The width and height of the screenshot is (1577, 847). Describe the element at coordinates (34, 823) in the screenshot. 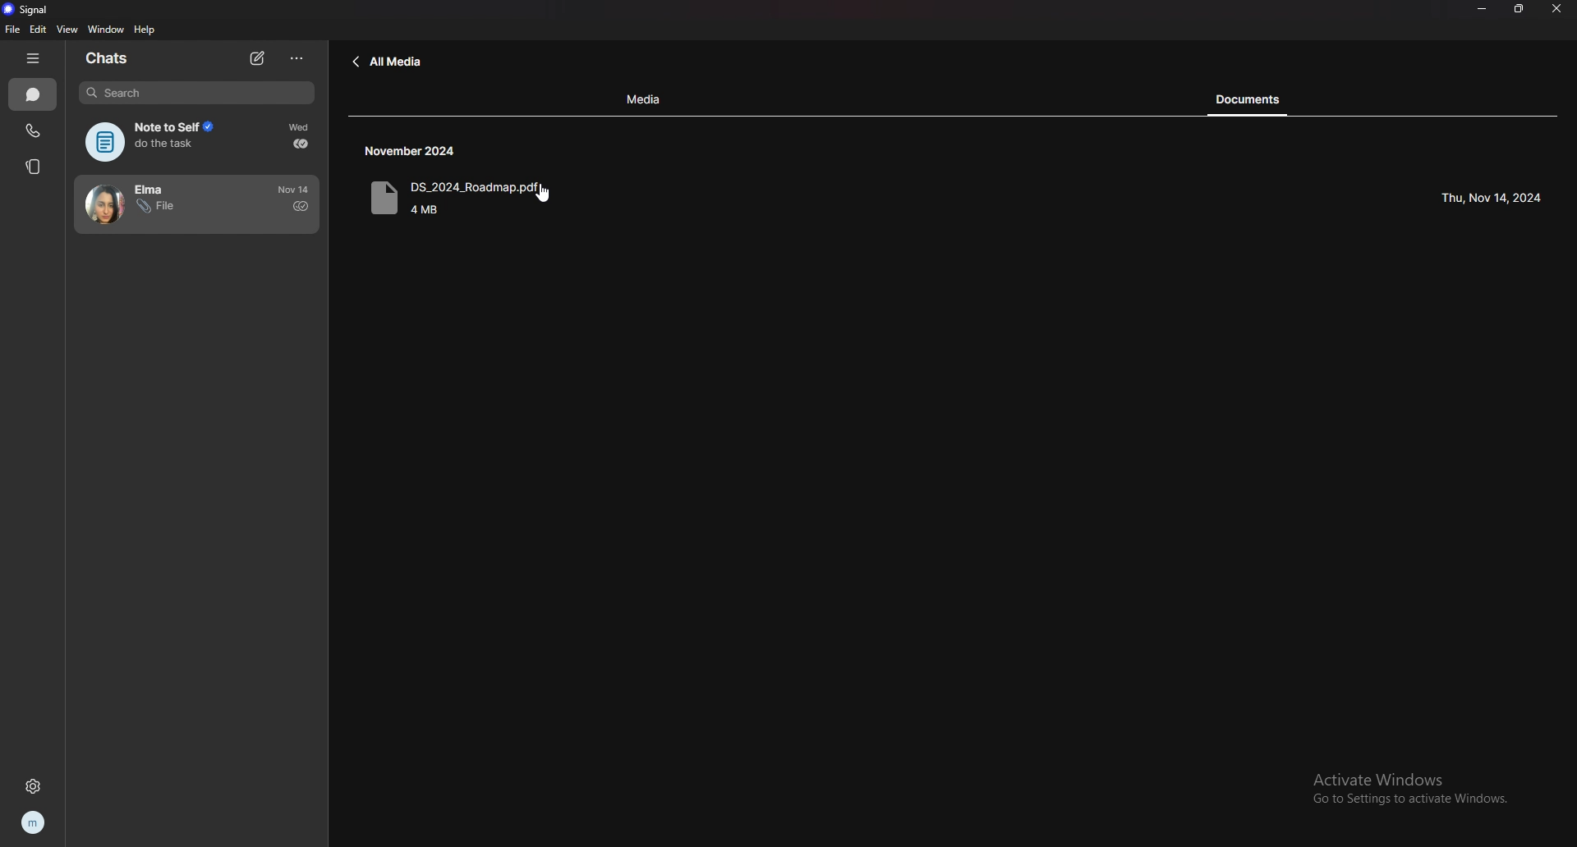

I see `profile` at that location.